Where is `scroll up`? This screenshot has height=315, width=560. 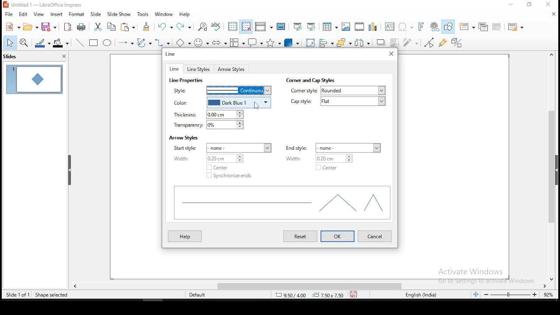 scroll up is located at coordinates (548, 55).